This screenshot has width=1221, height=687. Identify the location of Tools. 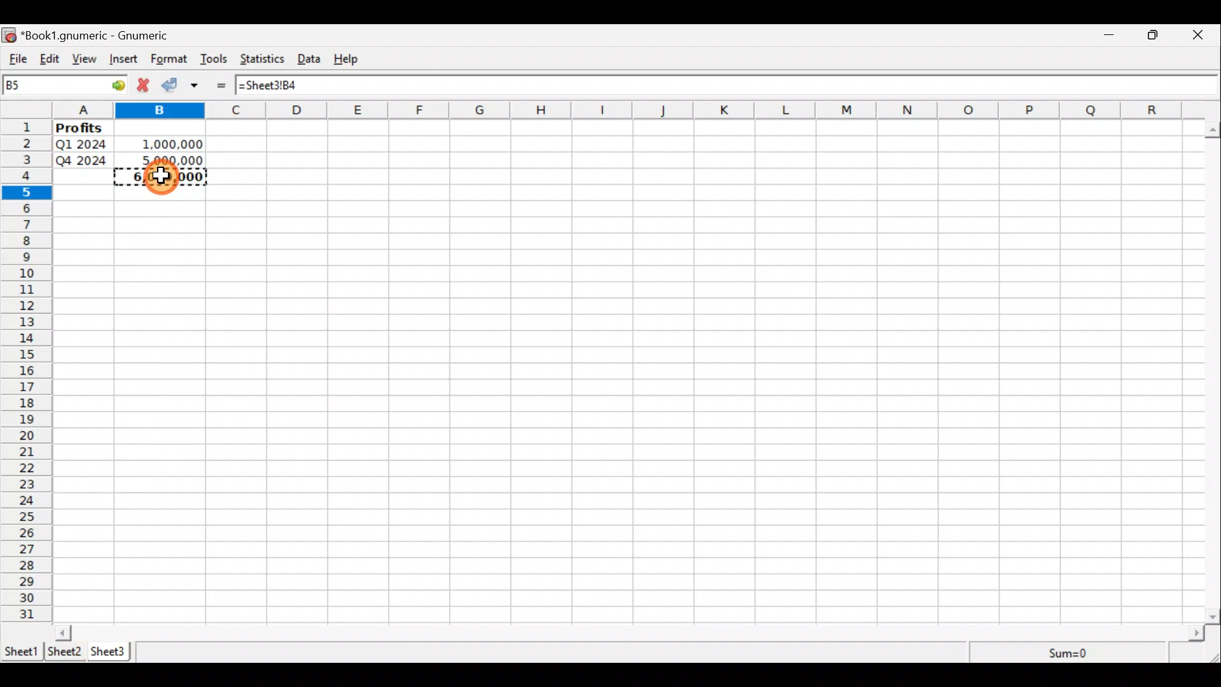
(214, 60).